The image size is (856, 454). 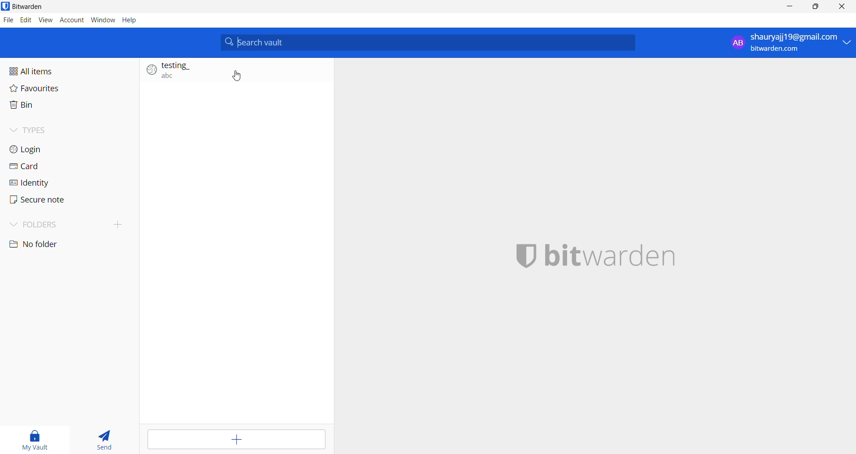 What do you see at coordinates (63, 150) in the screenshot?
I see `Login` at bounding box center [63, 150].